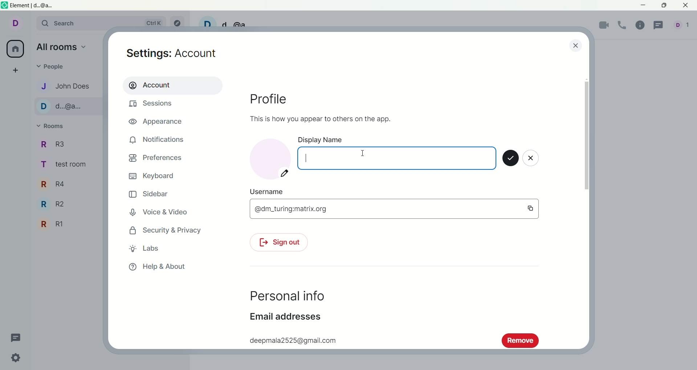 Image resolution: width=697 pixels, height=370 pixels. Describe the element at coordinates (587, 210) in the screenshot. I see `vertical scroll bar` at that location.